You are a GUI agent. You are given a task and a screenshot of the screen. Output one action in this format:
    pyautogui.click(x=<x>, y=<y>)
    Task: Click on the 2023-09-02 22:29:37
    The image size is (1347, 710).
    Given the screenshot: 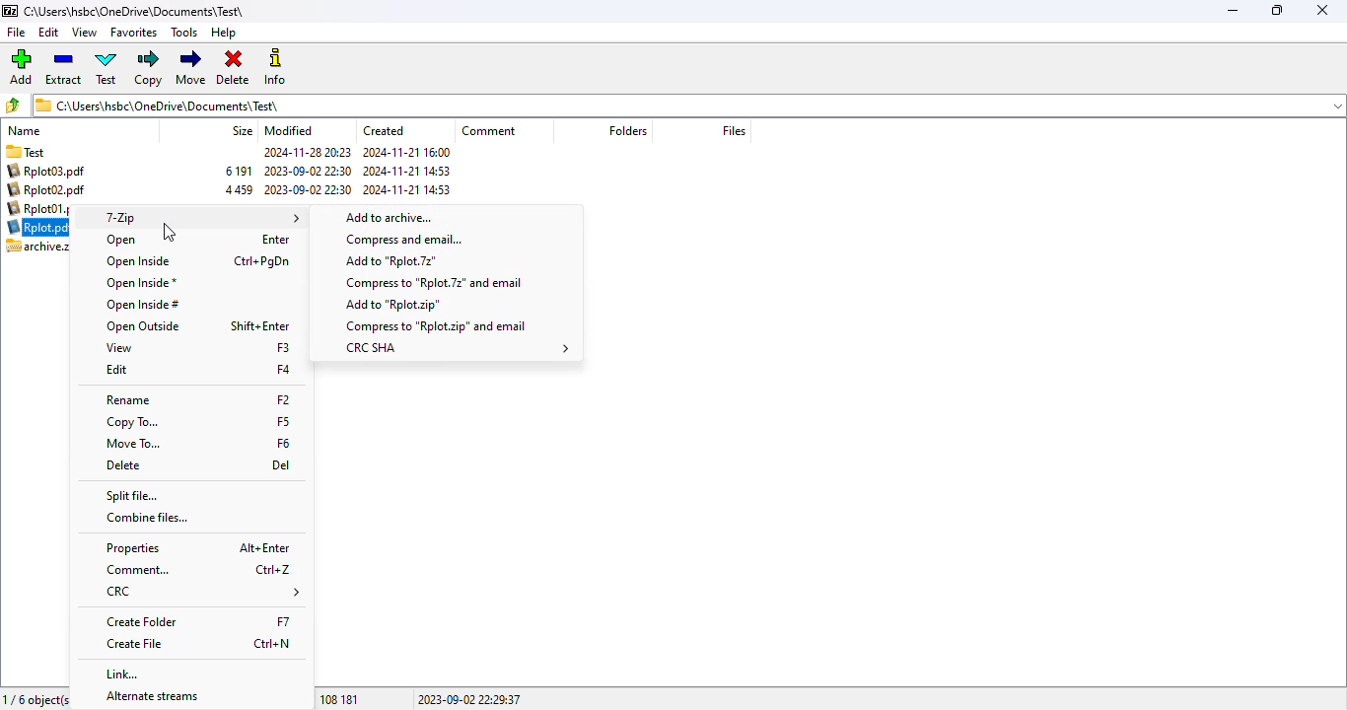 What is the action you would take?
    pyautogui.click(x=469, y=698)
    